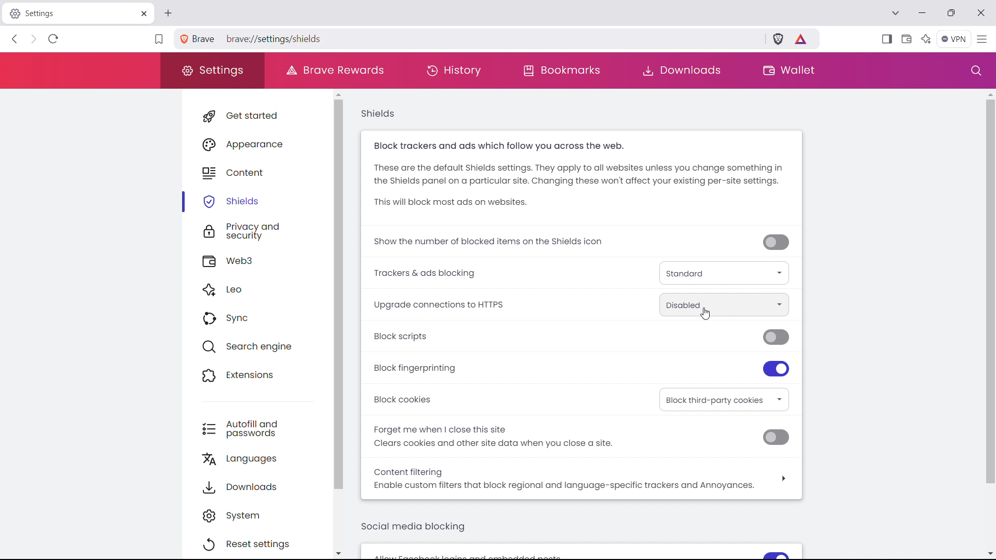  Describe the element at coordinates (263, 288) in the screenshot. I see `leo` at that location.